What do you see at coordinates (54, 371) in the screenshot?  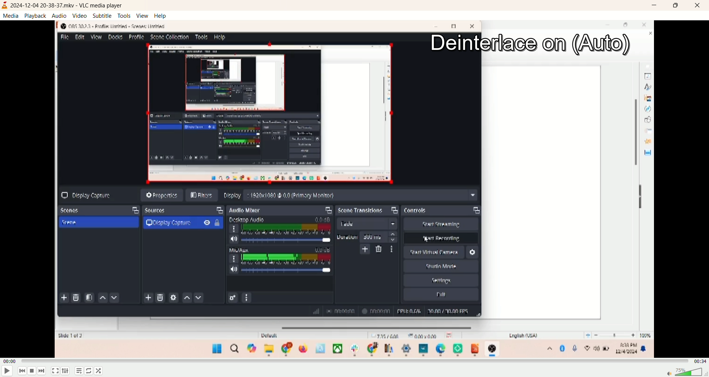 I see `full screen` at bounding box center [54, 371].